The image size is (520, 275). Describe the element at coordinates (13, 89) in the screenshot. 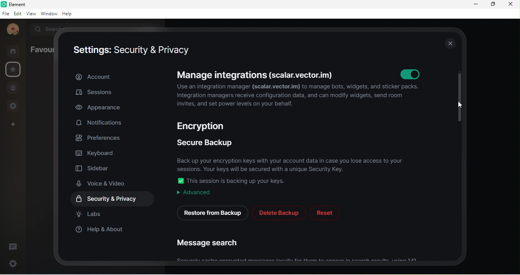

I see `people` at that location.